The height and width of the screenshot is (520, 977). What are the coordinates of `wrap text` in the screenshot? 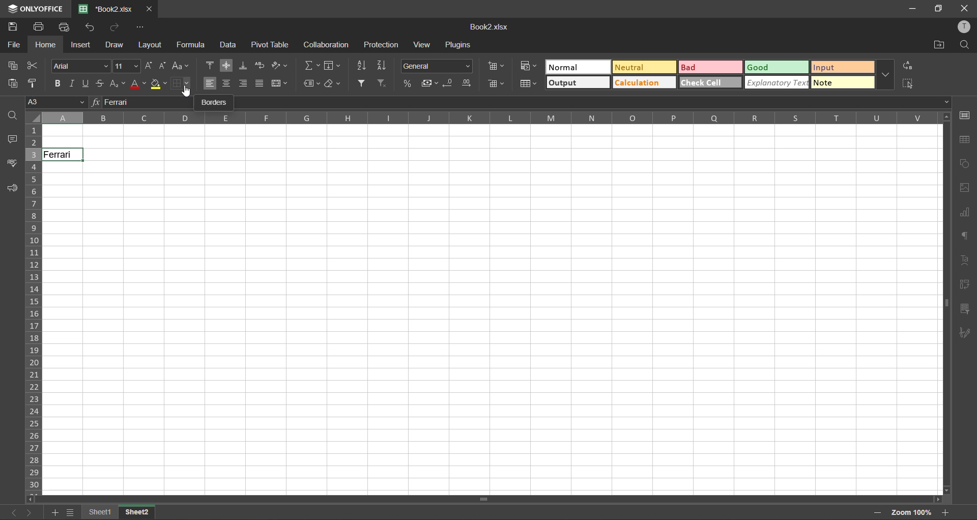 It's located at (263, 66).